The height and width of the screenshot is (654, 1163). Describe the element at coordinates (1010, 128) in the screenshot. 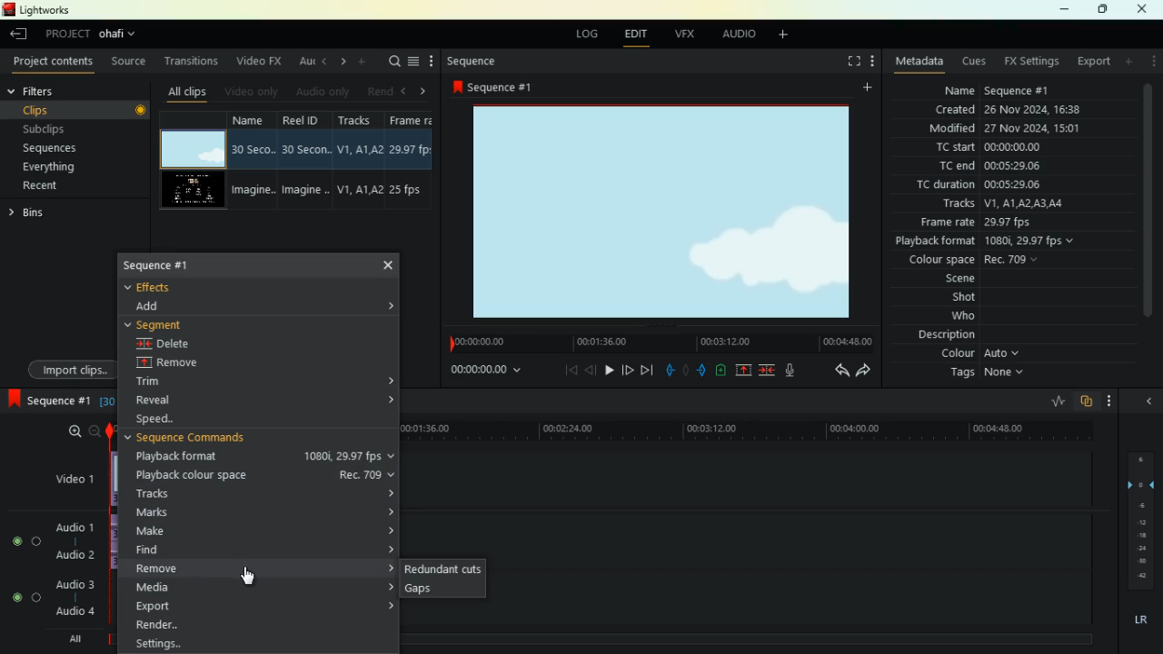

I see `modified 27 Nov 2024, 15:01` at that location.